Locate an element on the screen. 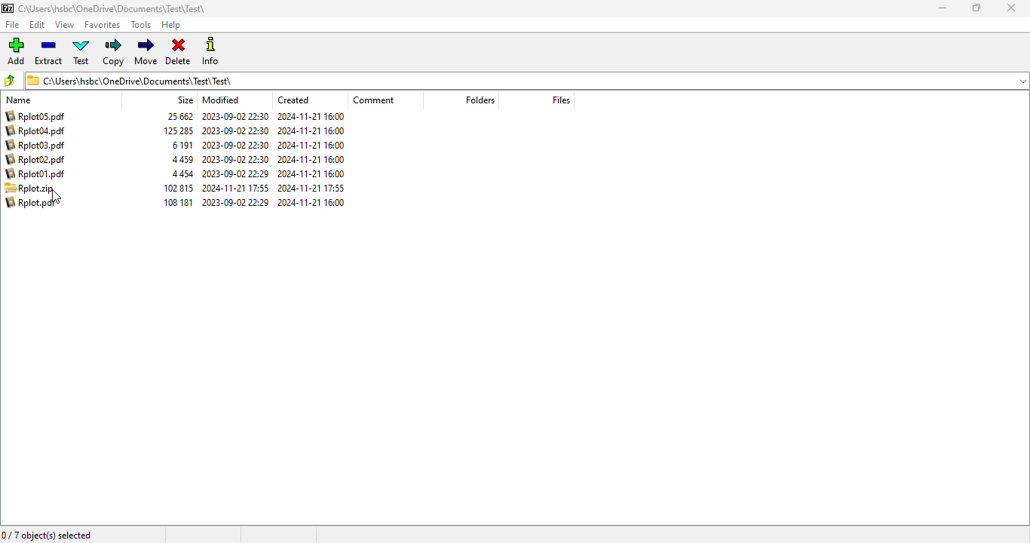 This screenshot has height=543, width=1030. edit is located at coordinates (38, 25).